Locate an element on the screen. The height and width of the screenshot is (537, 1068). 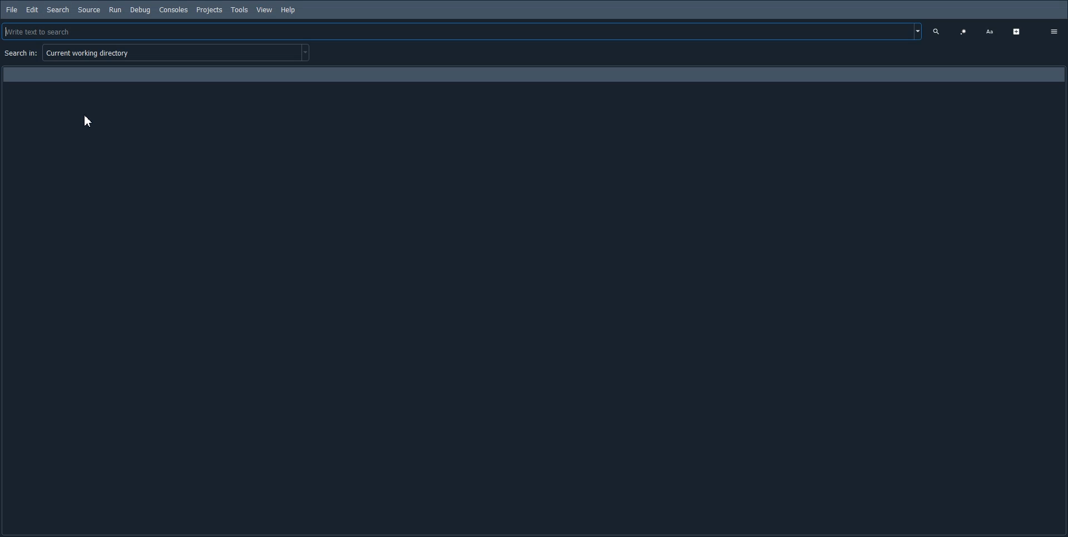
Show advance option is located at coordinates (1018, 31).